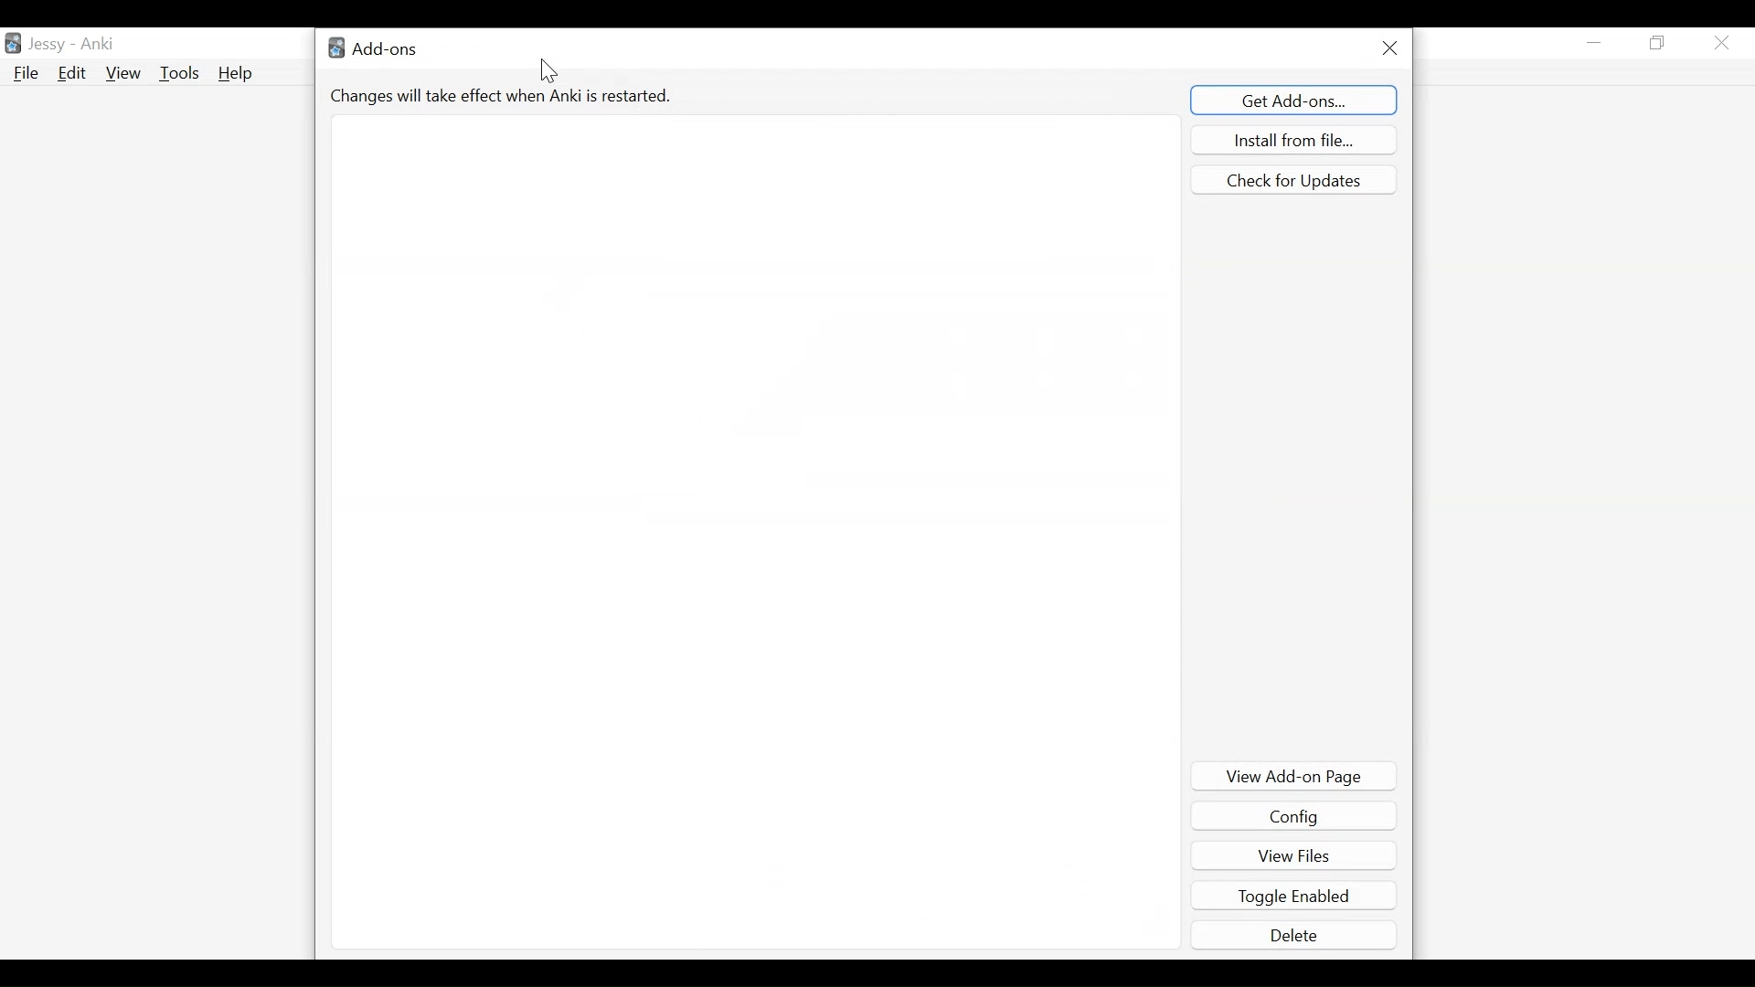  What do you see at coordinates (178, 73) in the screenshot?
I see `Tools` at bounding box center [178, 73].